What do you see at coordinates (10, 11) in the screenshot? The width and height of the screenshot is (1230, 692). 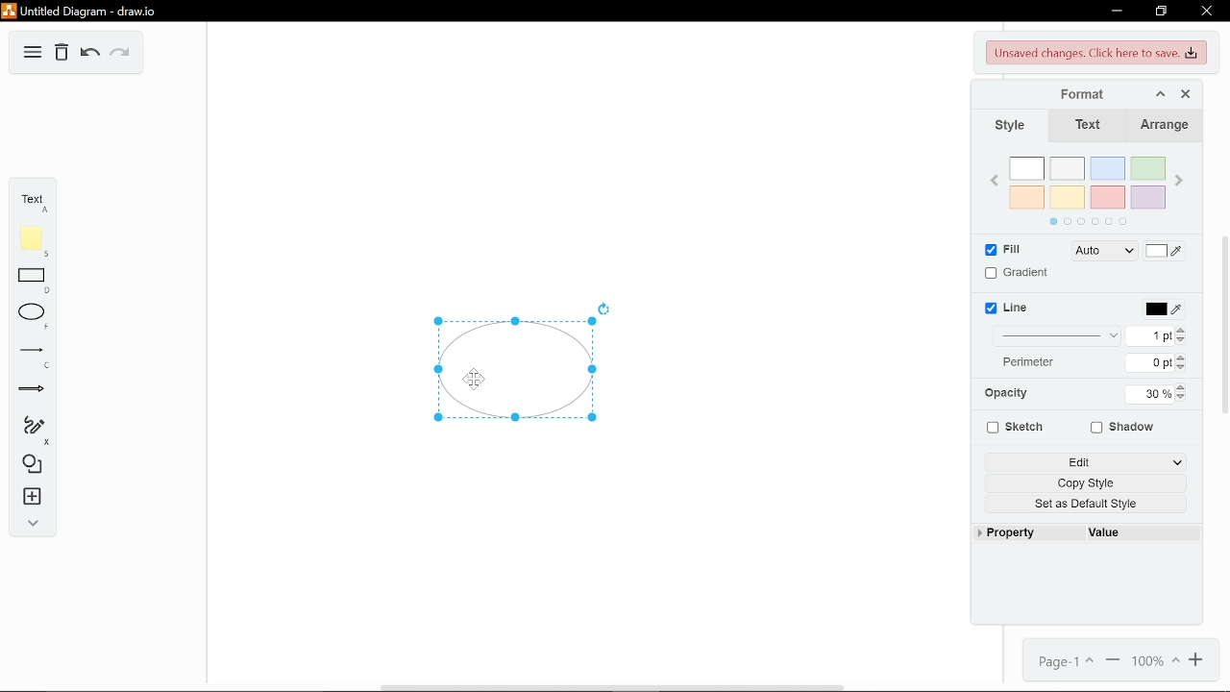 I see `logo` at bounding box center [10, 11].